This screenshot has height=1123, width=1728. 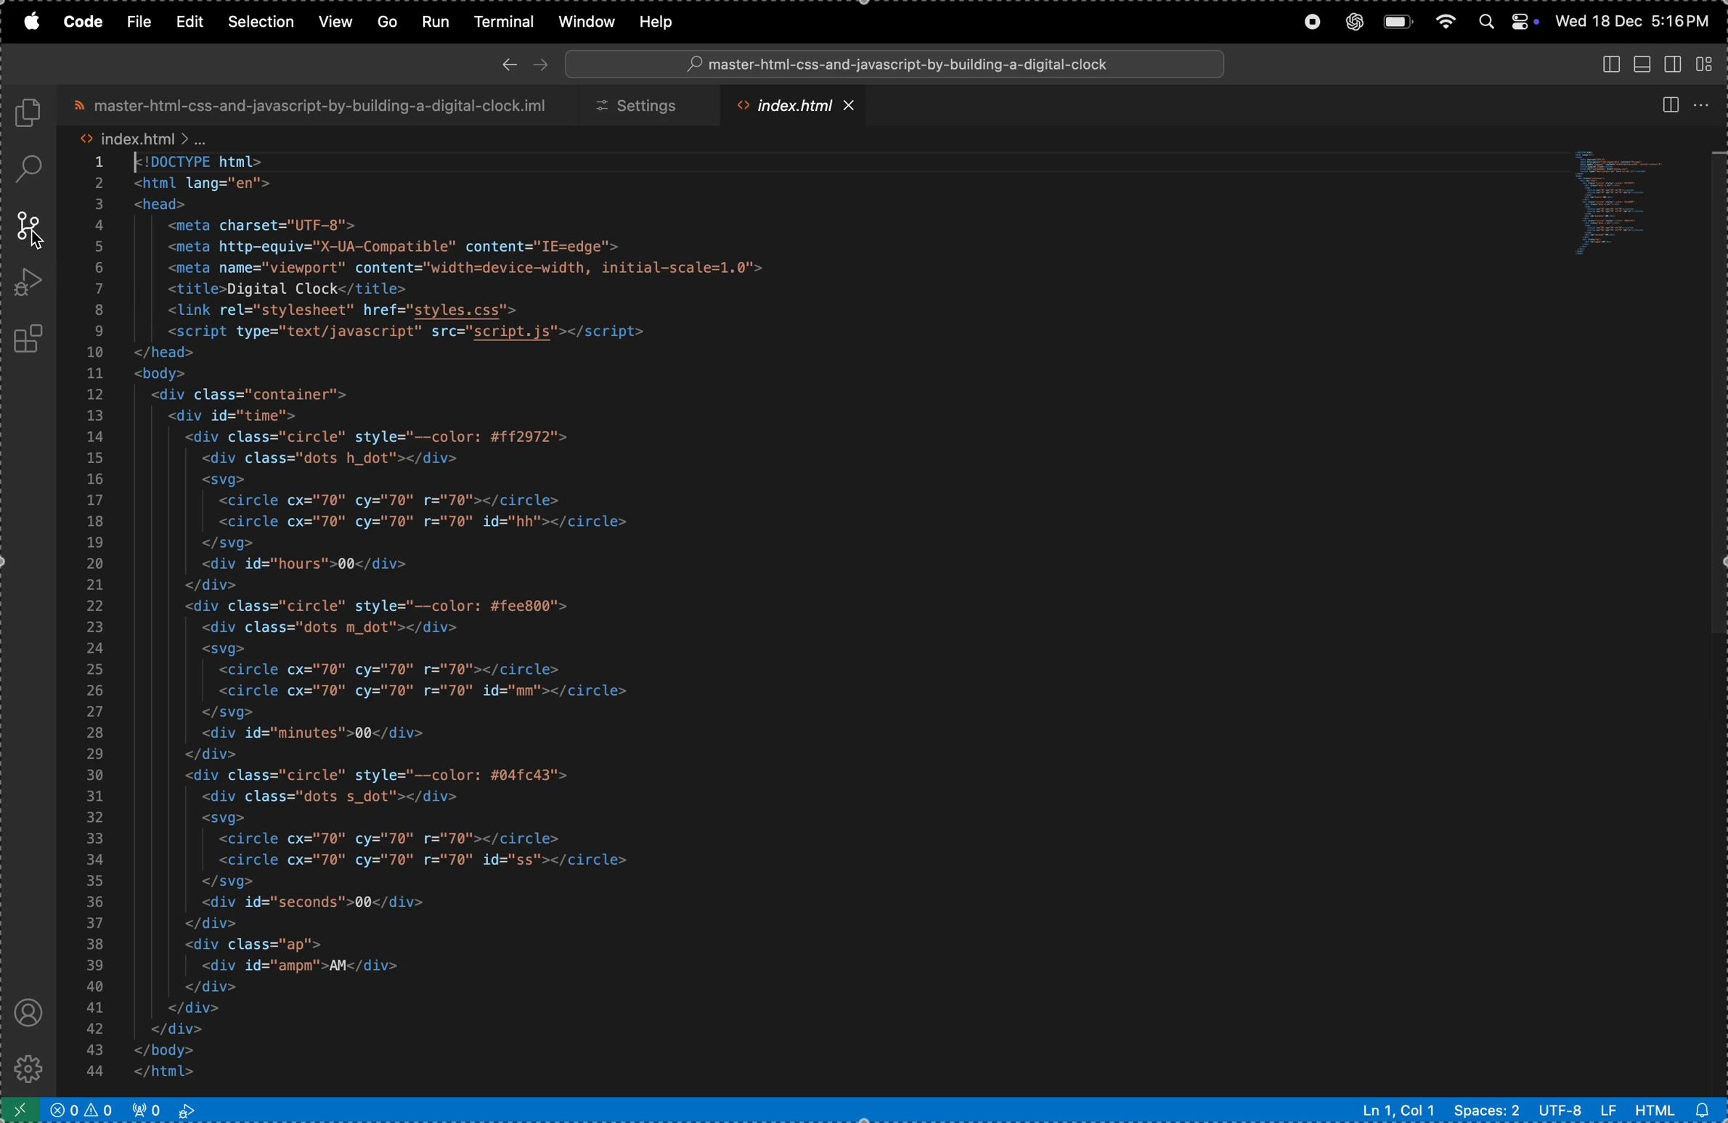 What do you see at coordinates (229, 880) in the screenshot?
I see `</svg>` at bounding box center [229, 880].